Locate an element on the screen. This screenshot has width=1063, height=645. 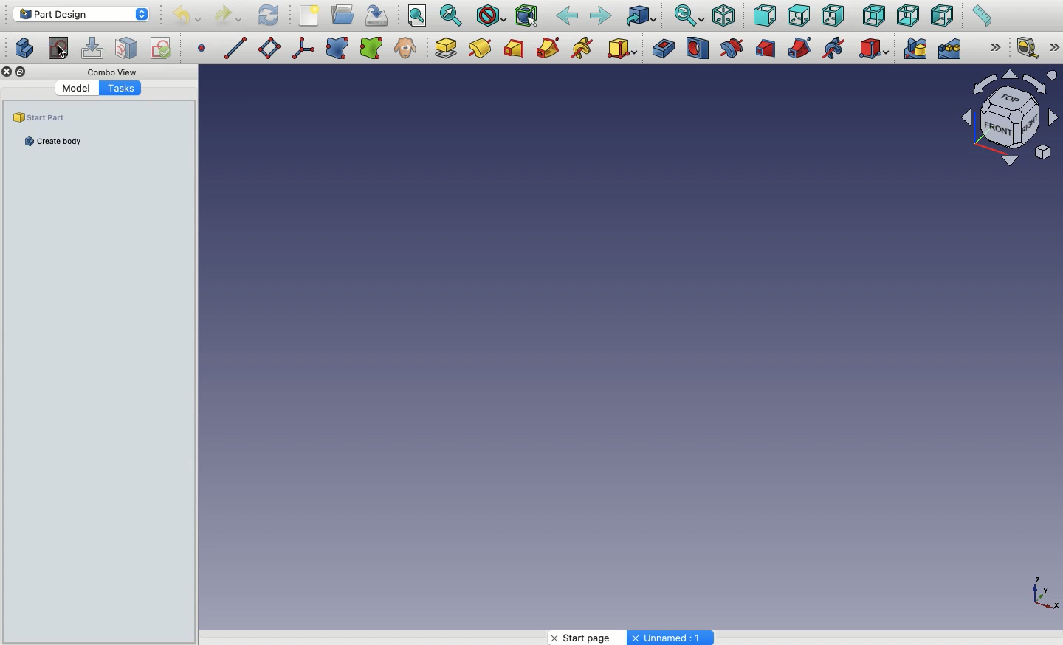
Subtractive helix is located at coordinates (833, 48).